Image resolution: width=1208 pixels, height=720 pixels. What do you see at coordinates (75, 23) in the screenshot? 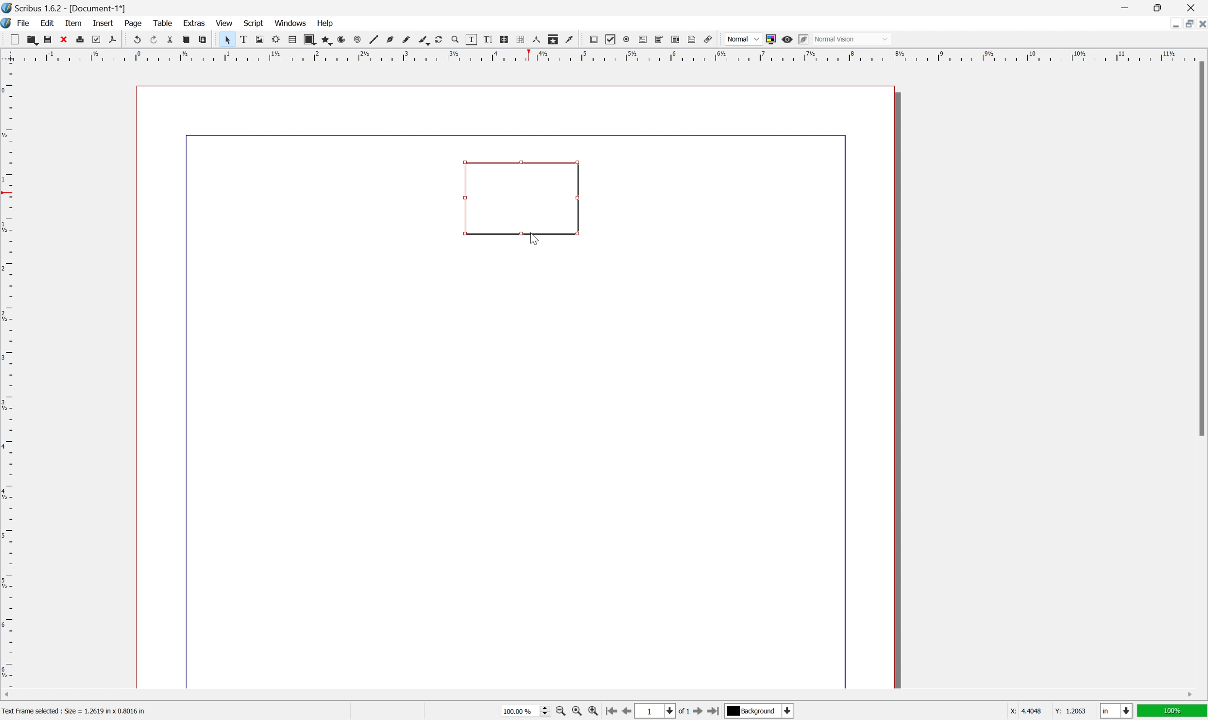
I see `item` at bounding box center [75, 23].